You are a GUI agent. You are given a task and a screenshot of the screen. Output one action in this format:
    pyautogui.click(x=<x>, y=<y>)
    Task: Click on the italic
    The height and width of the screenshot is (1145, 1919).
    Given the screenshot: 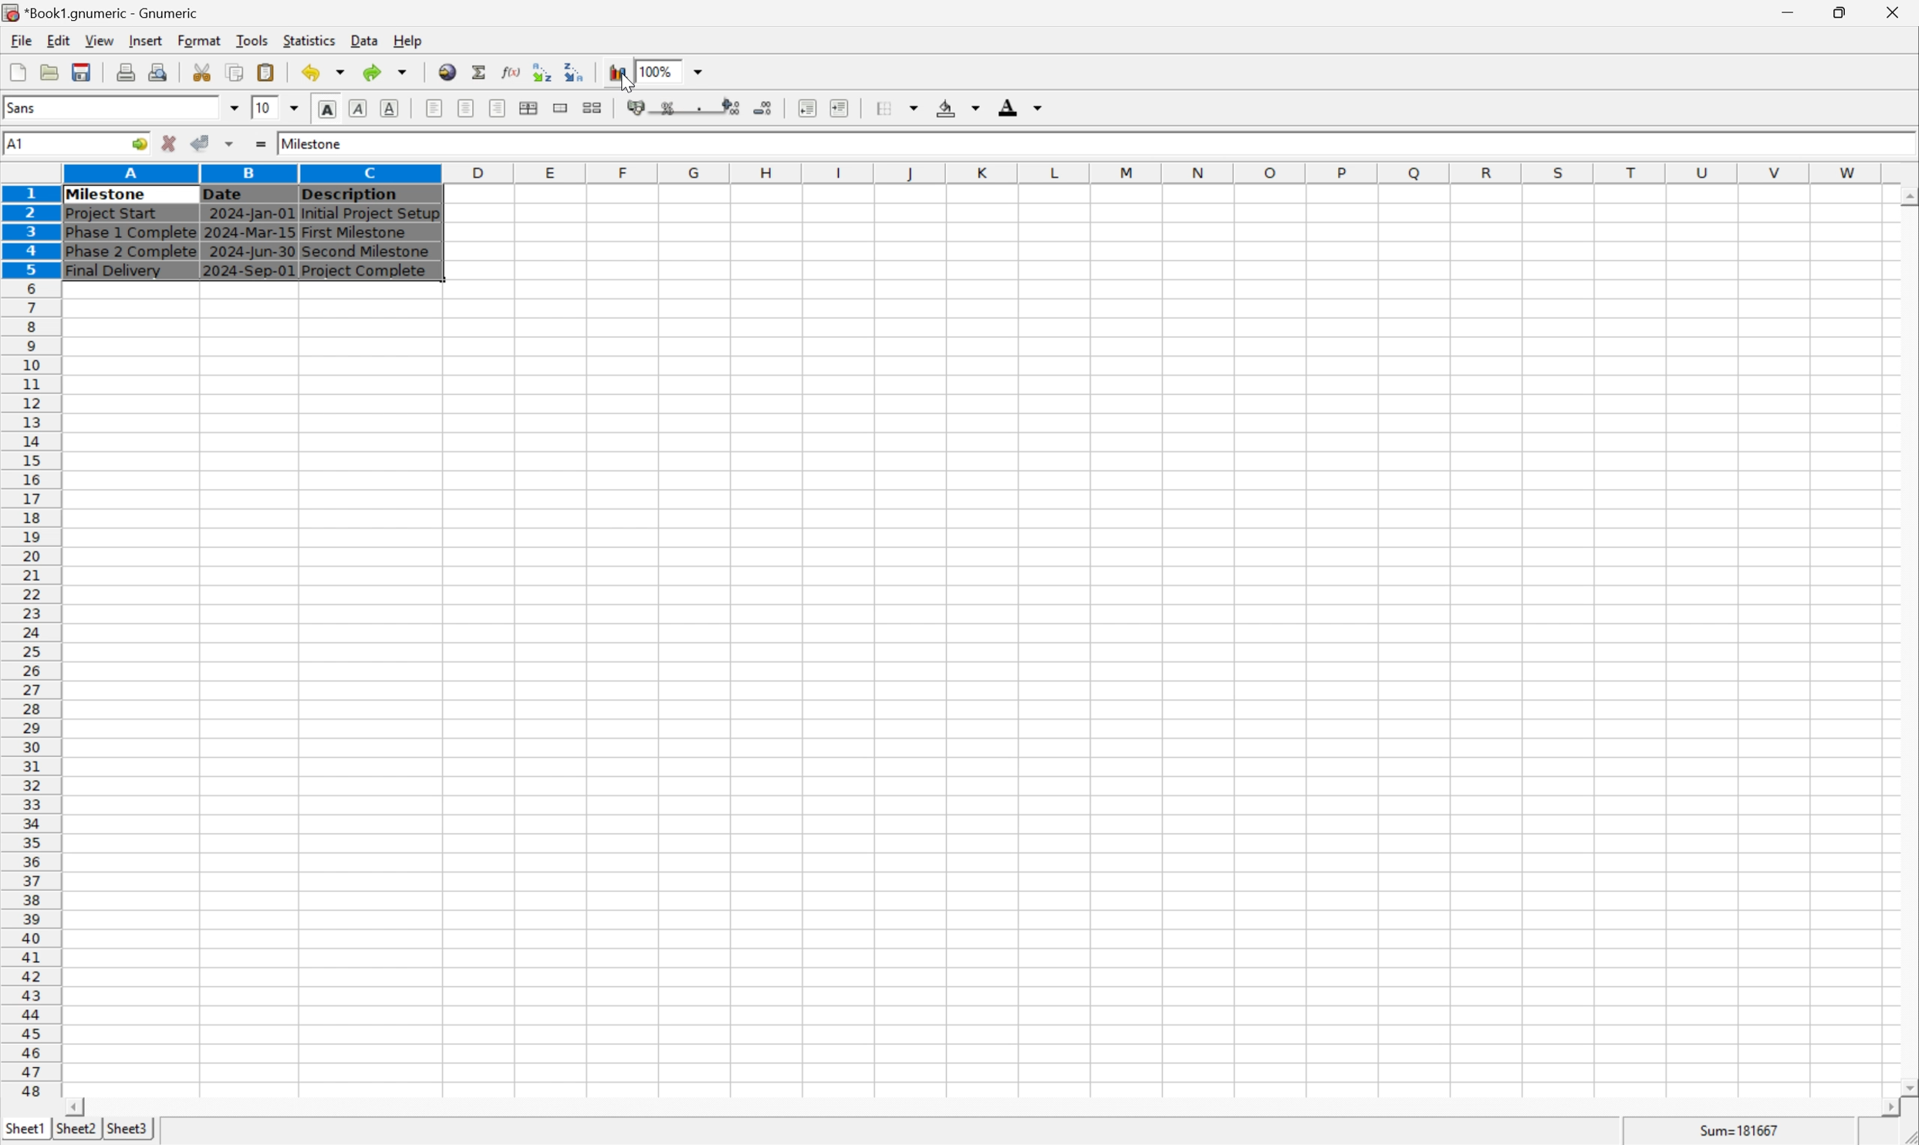 What is the action you would take?
    pyautogui.click(x=359, y=107)
    